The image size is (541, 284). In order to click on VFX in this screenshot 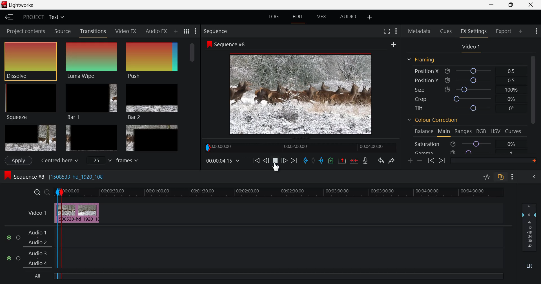, I will do `click(322, 17)`.